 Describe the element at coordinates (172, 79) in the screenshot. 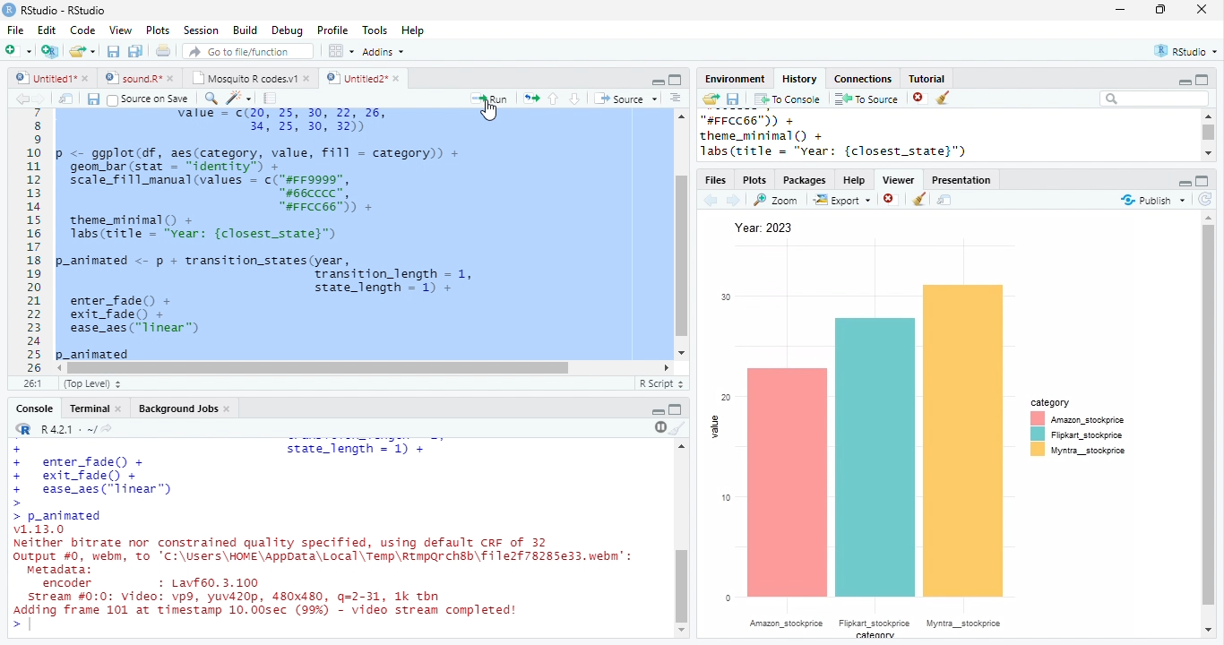

I see `close` at that location.